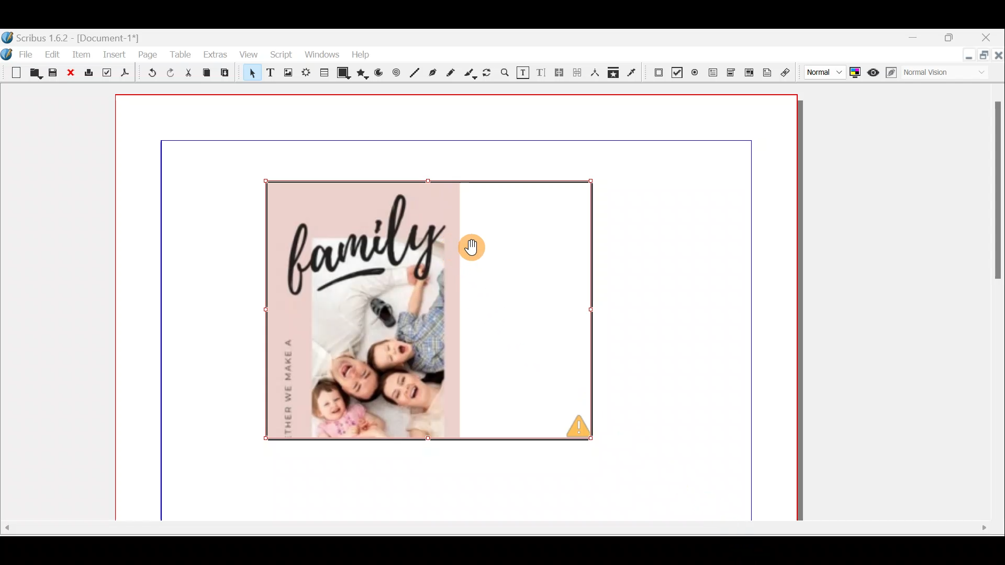  What do you see at coordinates (115, 54) in the screenshot?
I see `Insert` at bounding box center [115, 54].